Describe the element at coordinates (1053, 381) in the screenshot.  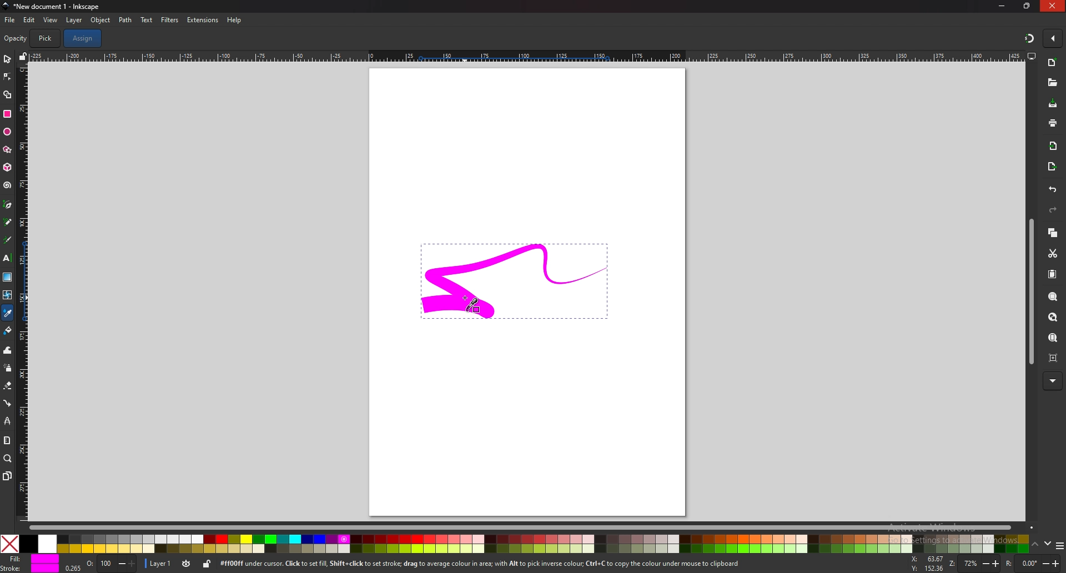
I see `more` at that location.